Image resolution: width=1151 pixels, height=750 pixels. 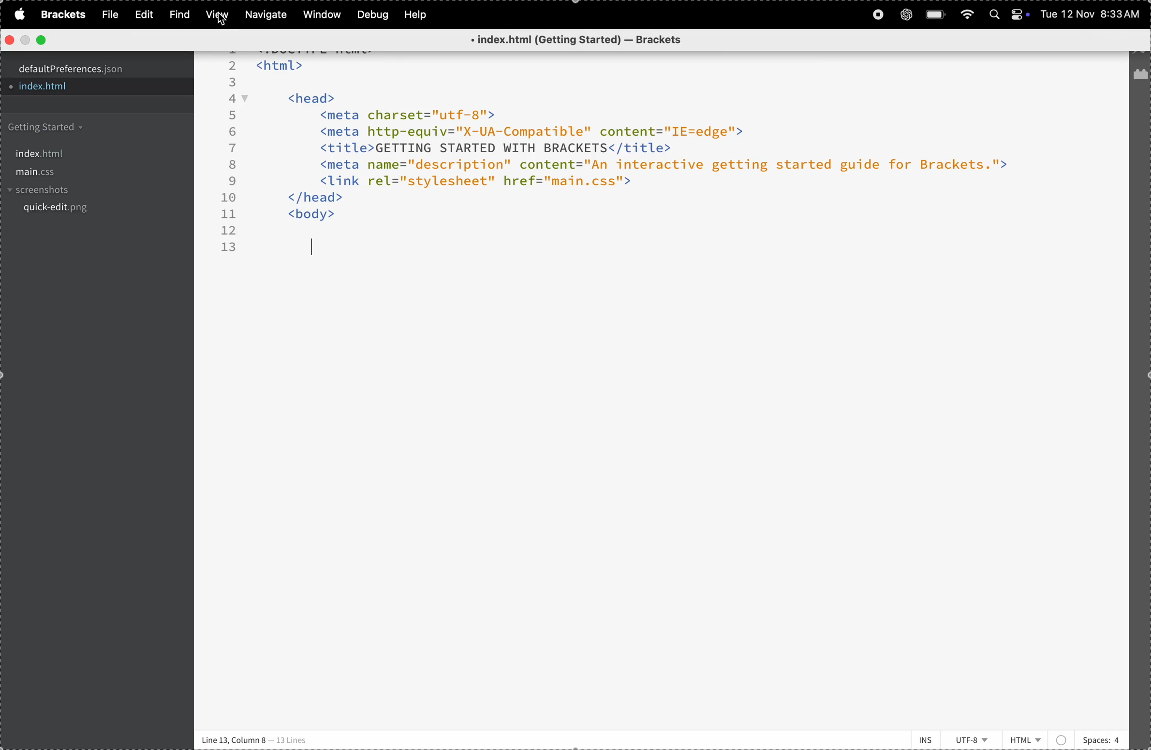 What do you see at coordinates (996, 15) in the screenshot?
I see `Search icon` at bounding box center [996, 15].